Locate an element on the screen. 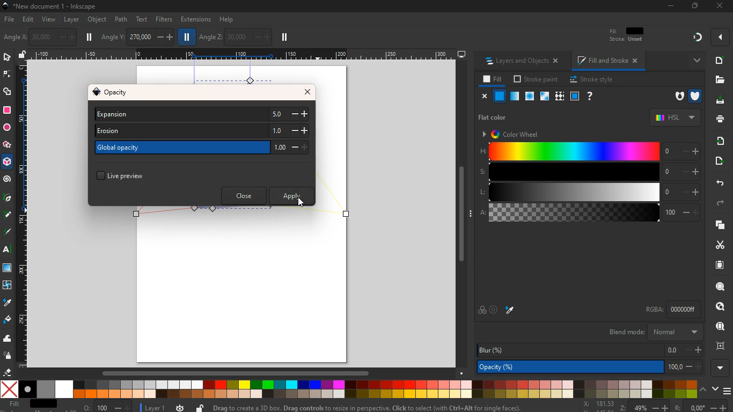 This screenshot has width=733, height=412. new is located at coordinates (719, 60).